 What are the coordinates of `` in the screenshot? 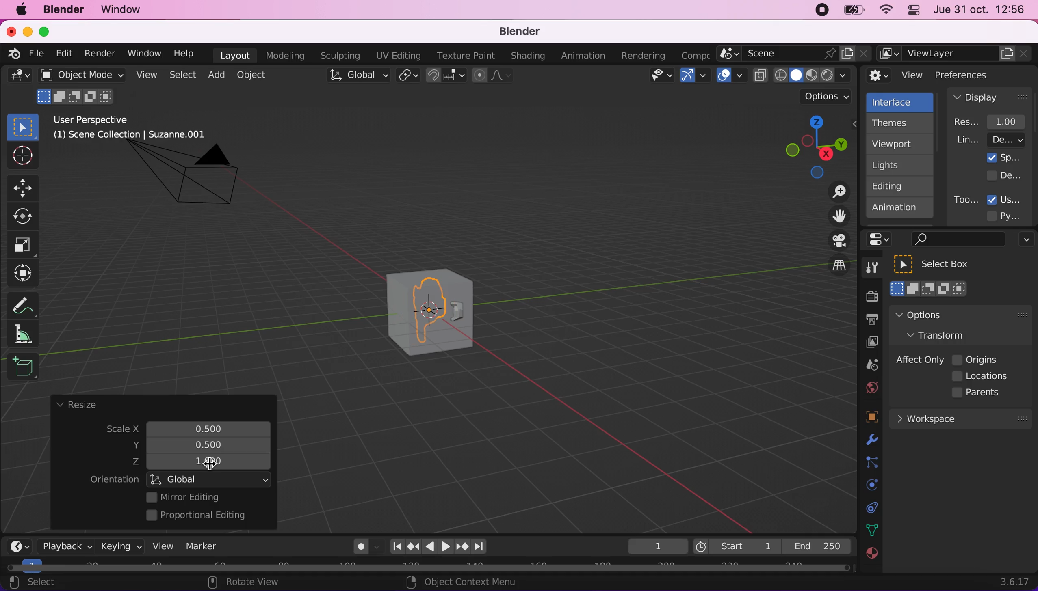 It's located at (23, 245).